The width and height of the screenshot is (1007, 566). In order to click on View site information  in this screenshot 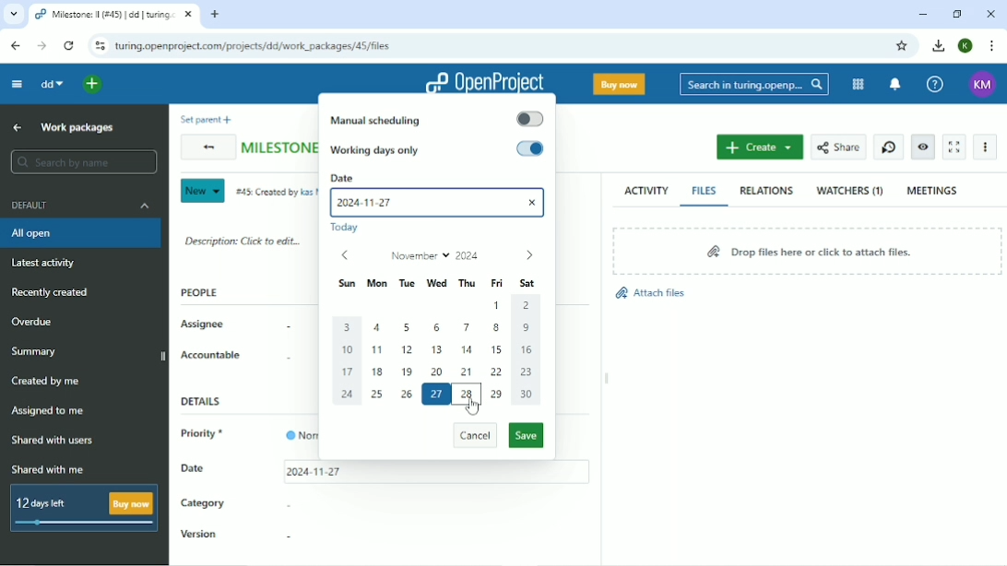, I will do `click(97, 45)`.